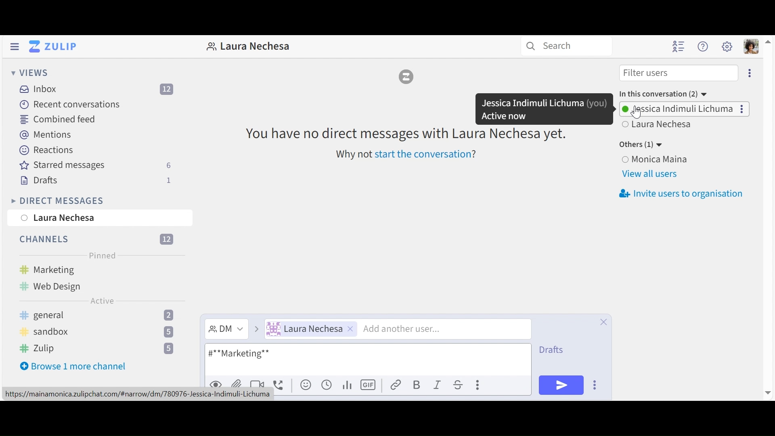  Describe the element at coordinates (62, 270) in the screenshot. I see `Marketing` at that location.